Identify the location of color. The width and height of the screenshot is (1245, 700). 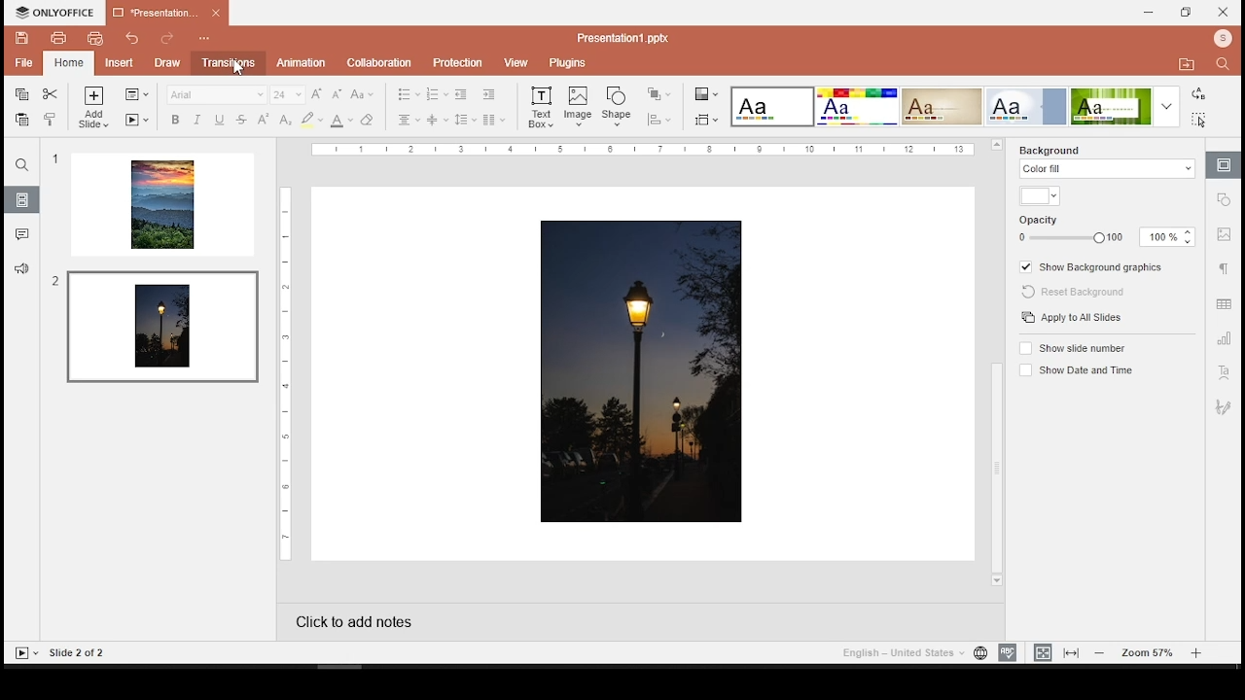
(1039, 195).